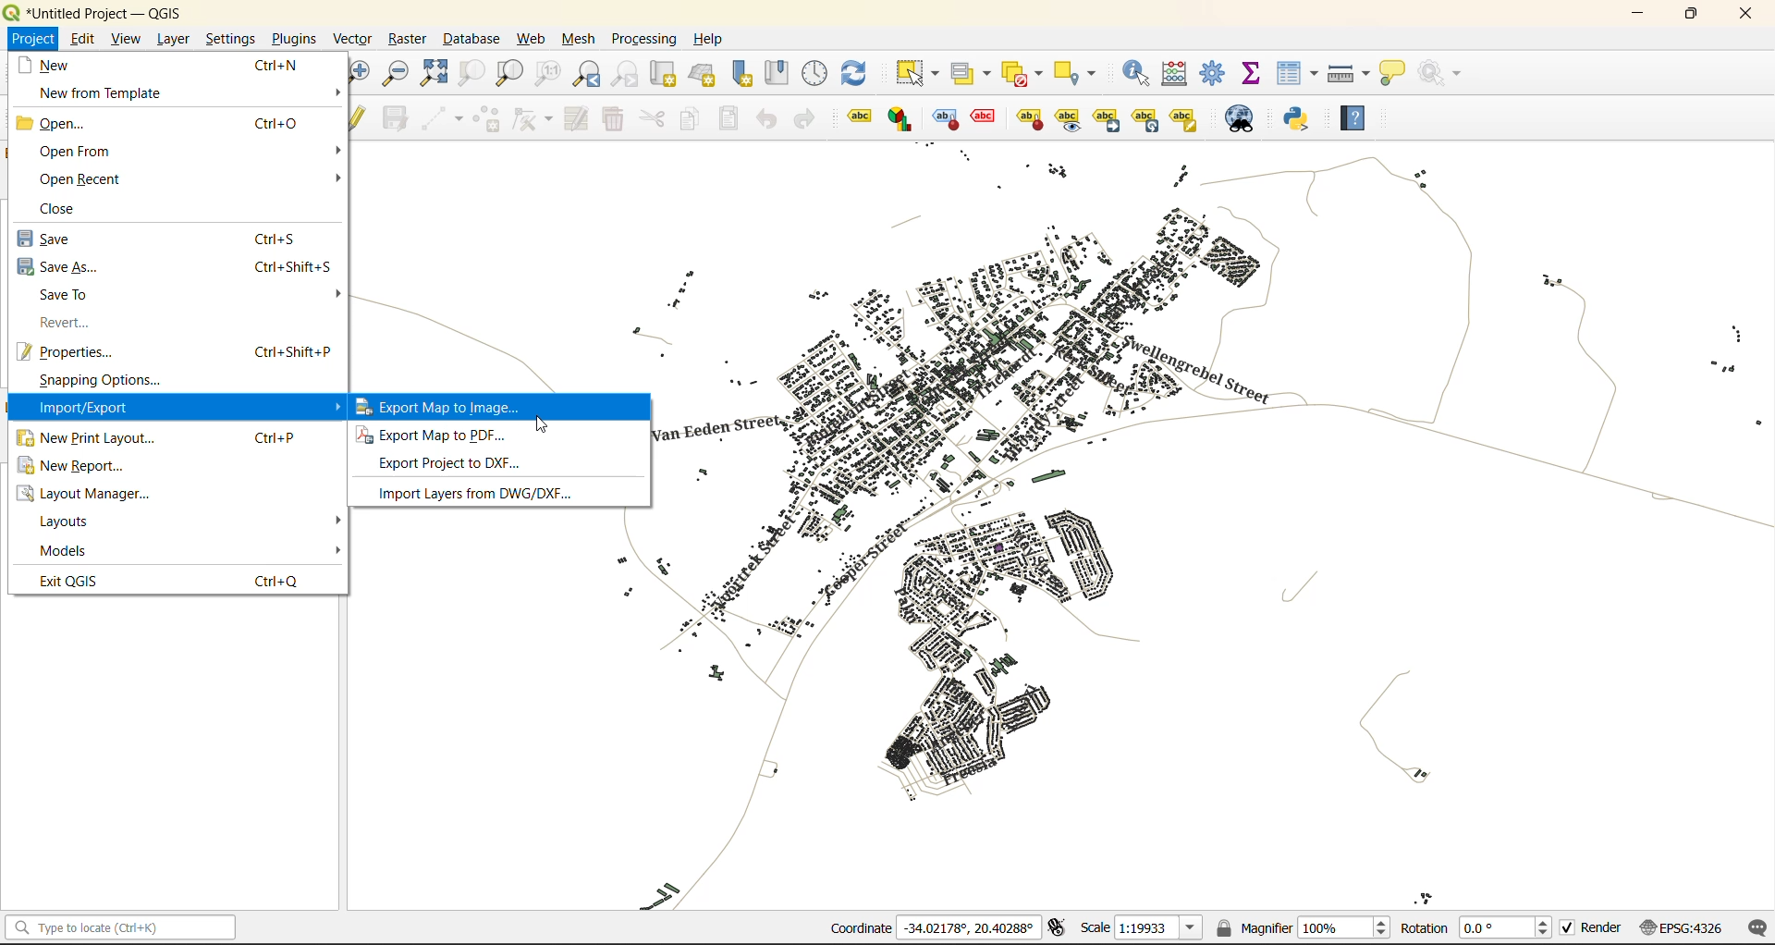  Describe the element at coordinates (941, 118) in the screenshot. I see ` toggle display` at that location.